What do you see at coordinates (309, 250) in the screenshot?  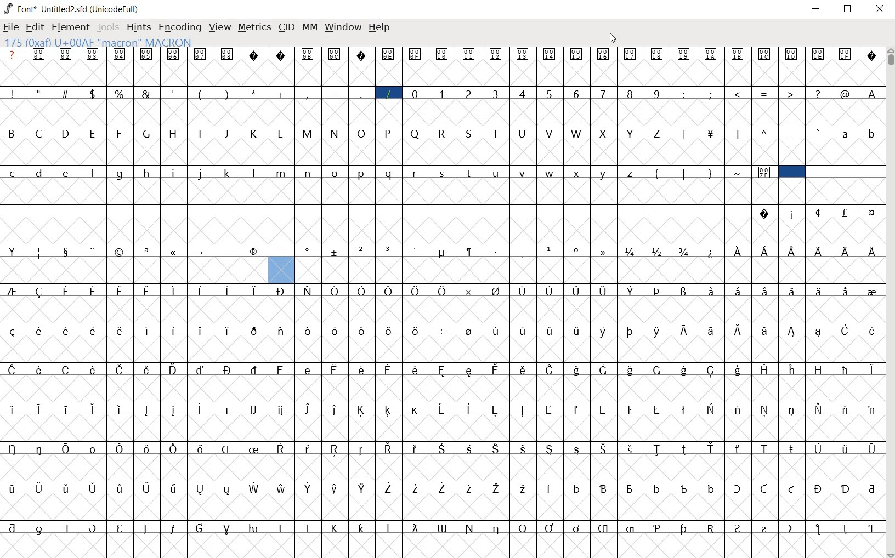 I see `Symbol` at bounding box center [309, 250].